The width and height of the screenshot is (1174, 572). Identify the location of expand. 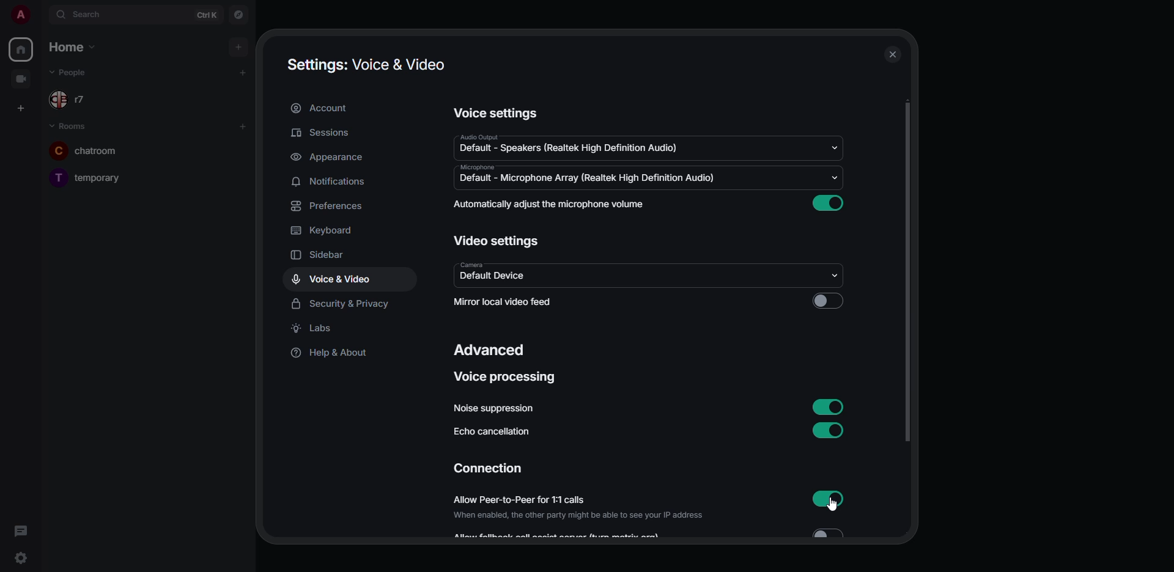
(43, 14).